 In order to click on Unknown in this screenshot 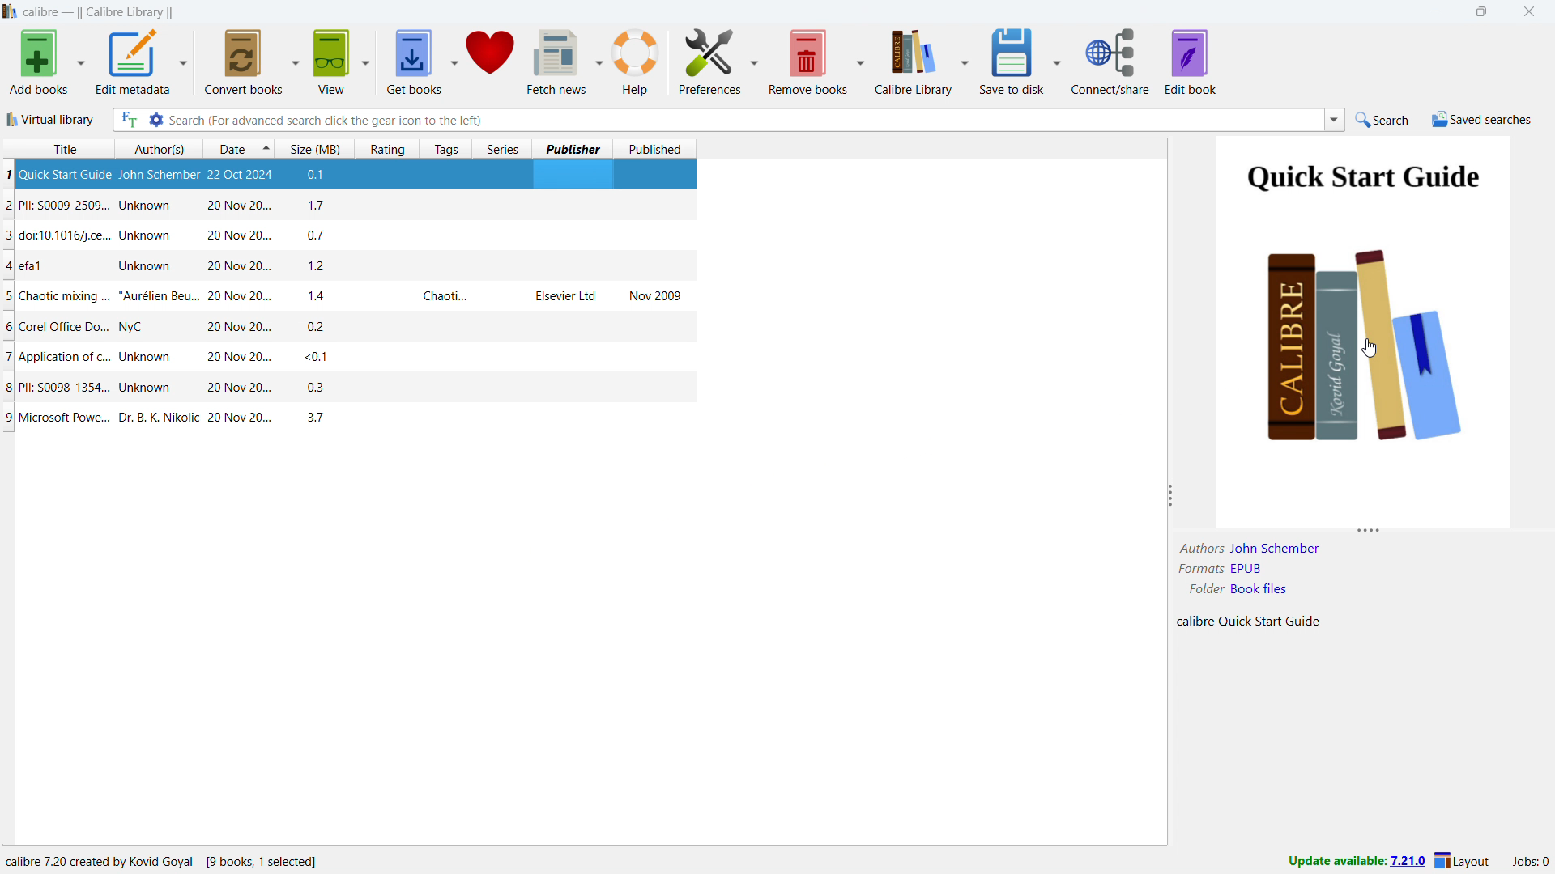, I will do `click(147, 235)`.